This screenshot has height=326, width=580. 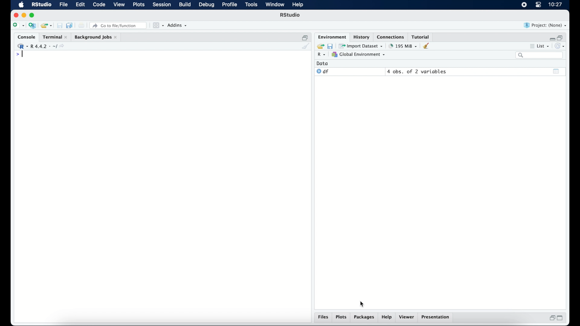 I want to click on close, so click(x=16, y=15).